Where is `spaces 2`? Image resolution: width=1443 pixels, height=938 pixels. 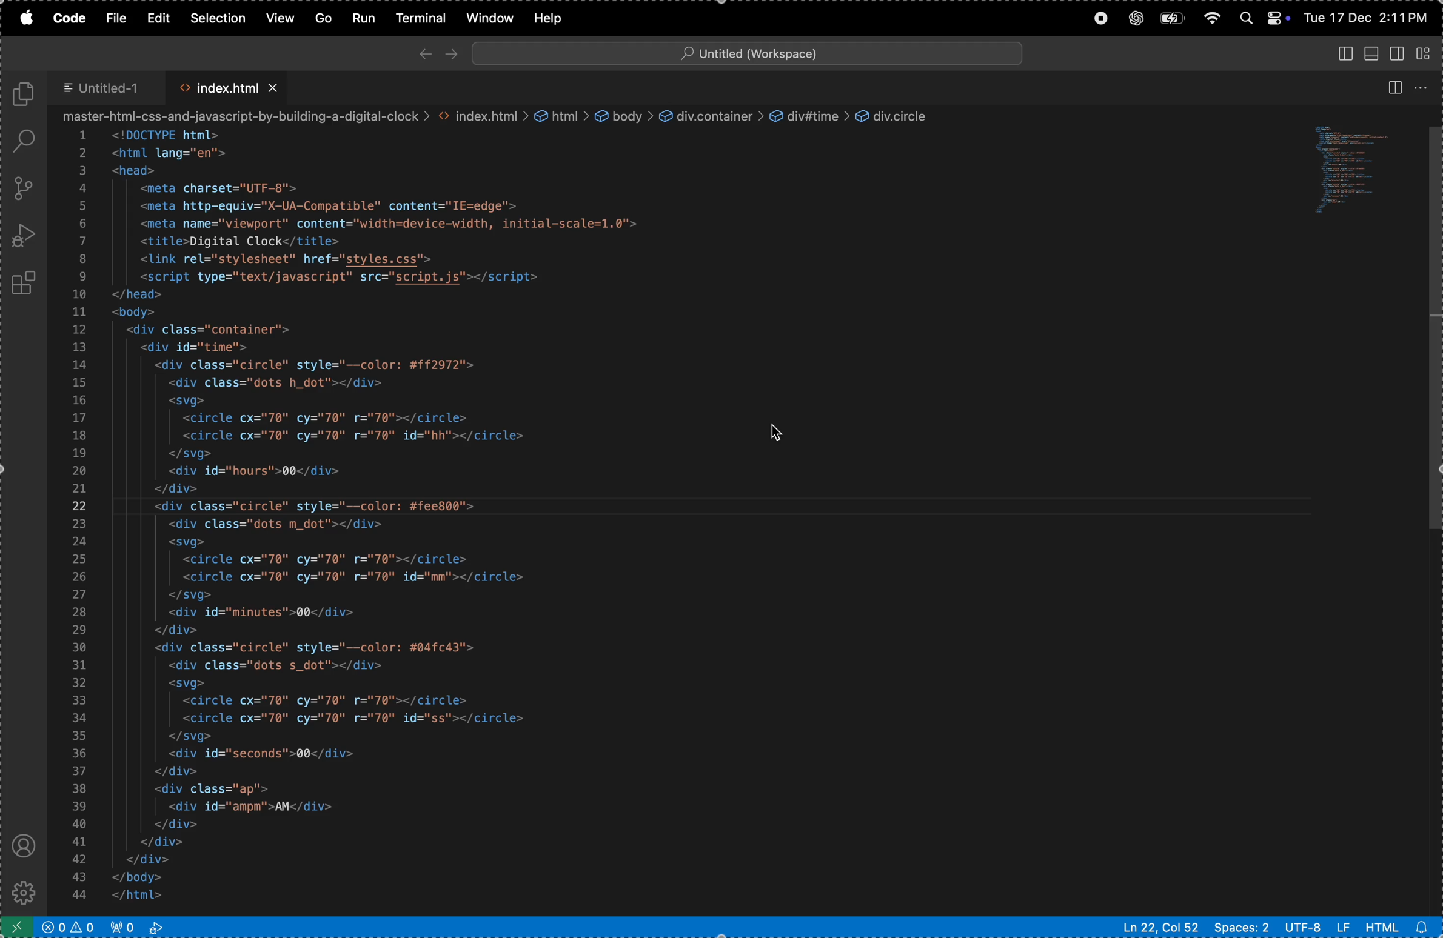
spaces 2 is located at coordinates (1240, 926).